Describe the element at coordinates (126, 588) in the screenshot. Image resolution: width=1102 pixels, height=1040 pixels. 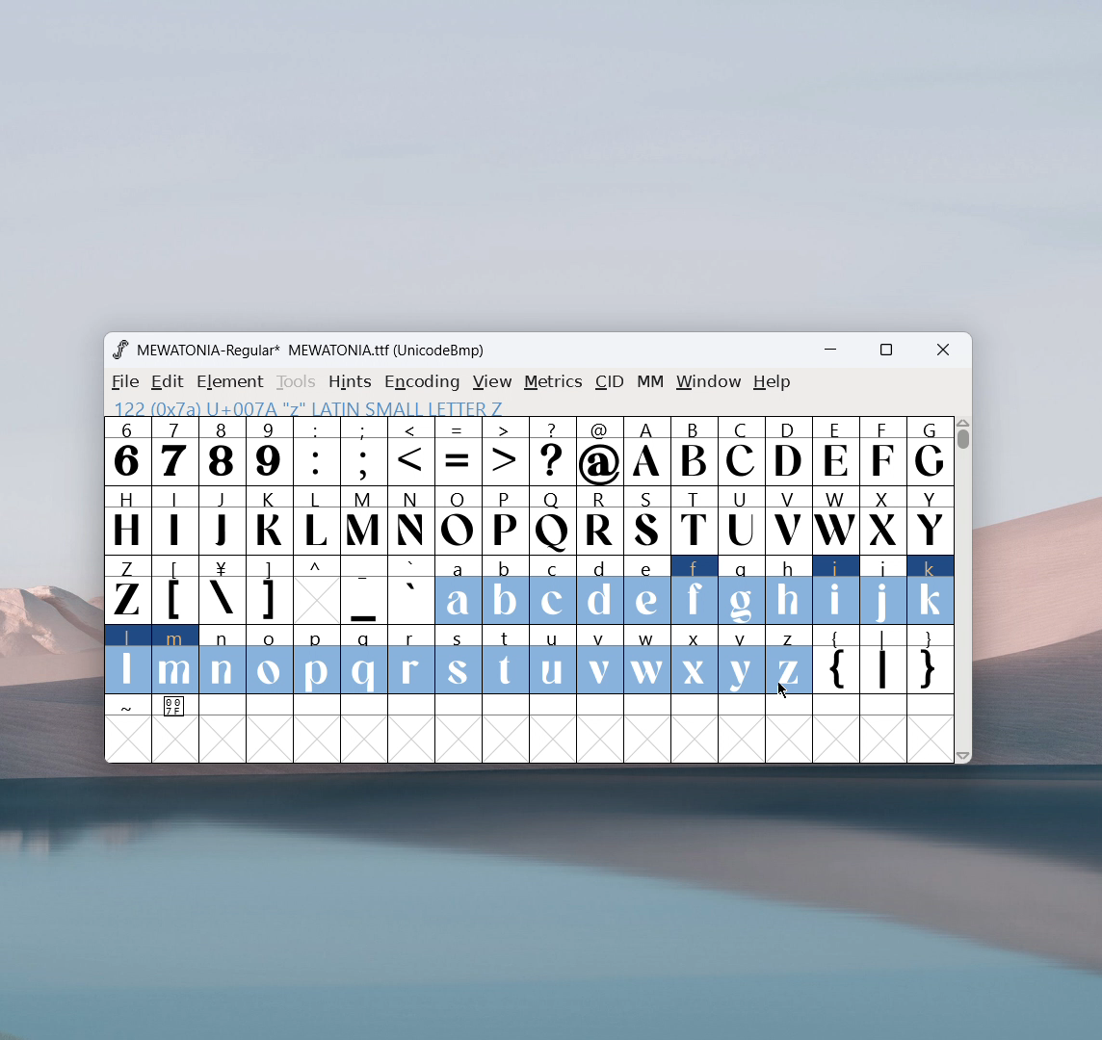
I see `Z` at that location.